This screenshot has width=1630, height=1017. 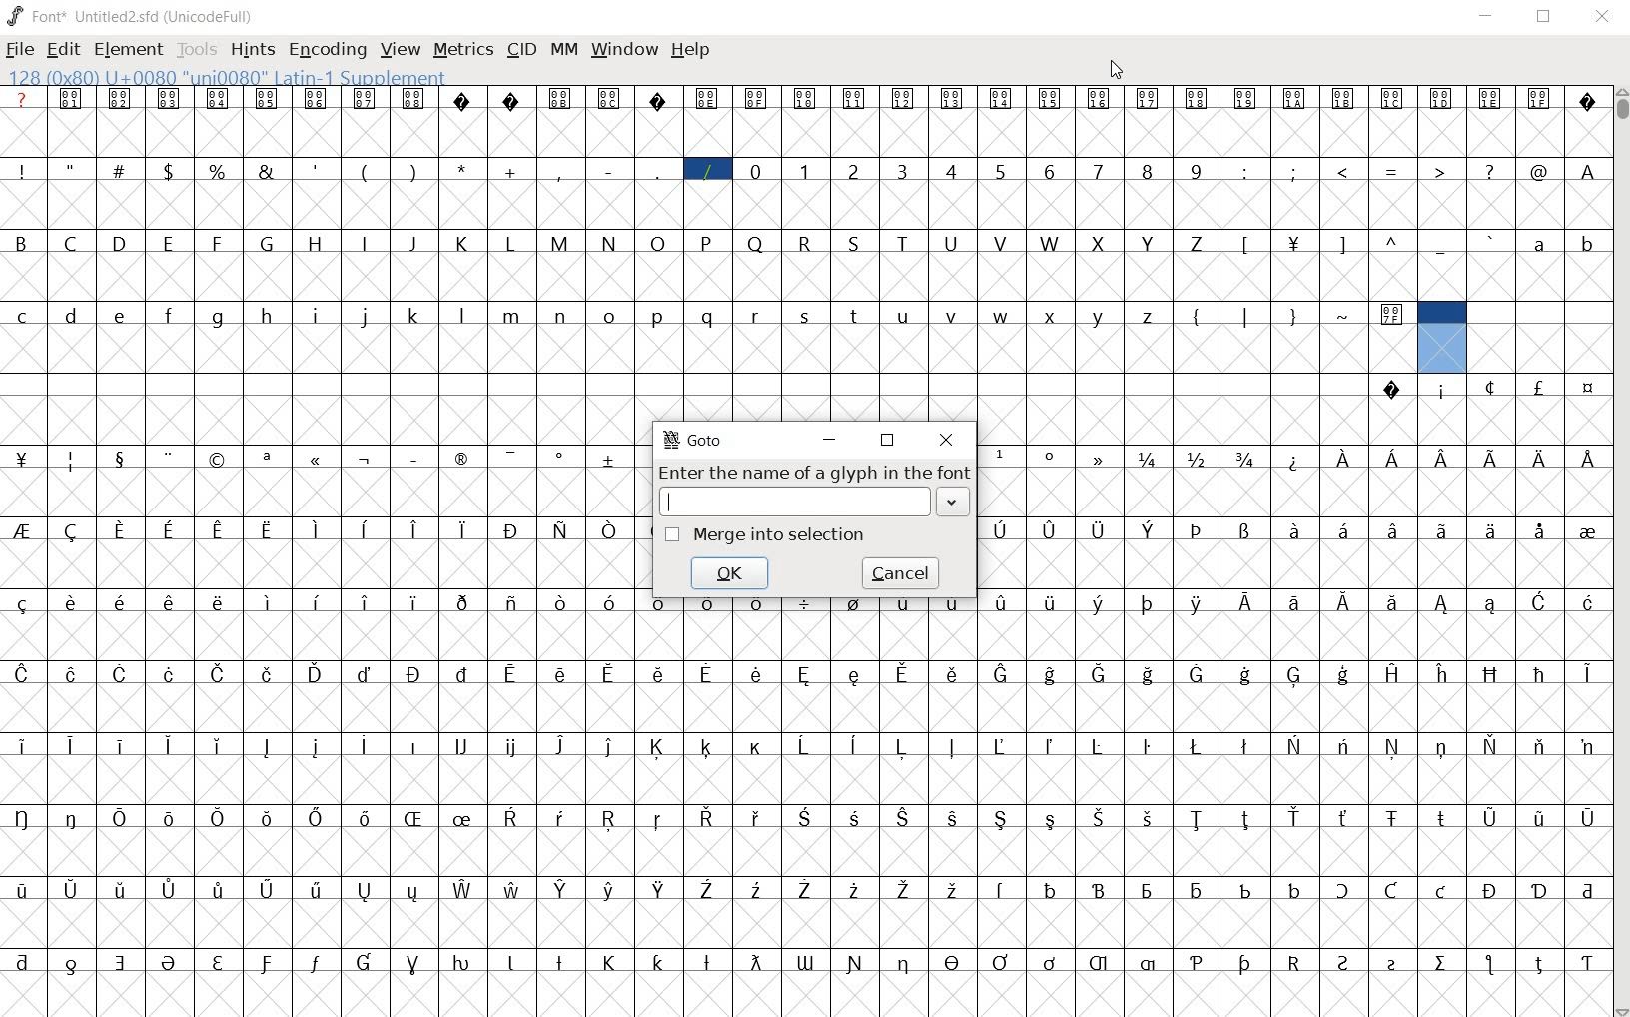 What do you see at coordinates (220, 458) in the screenshot?
I see `Symbol` at bounding box center [220, 458].